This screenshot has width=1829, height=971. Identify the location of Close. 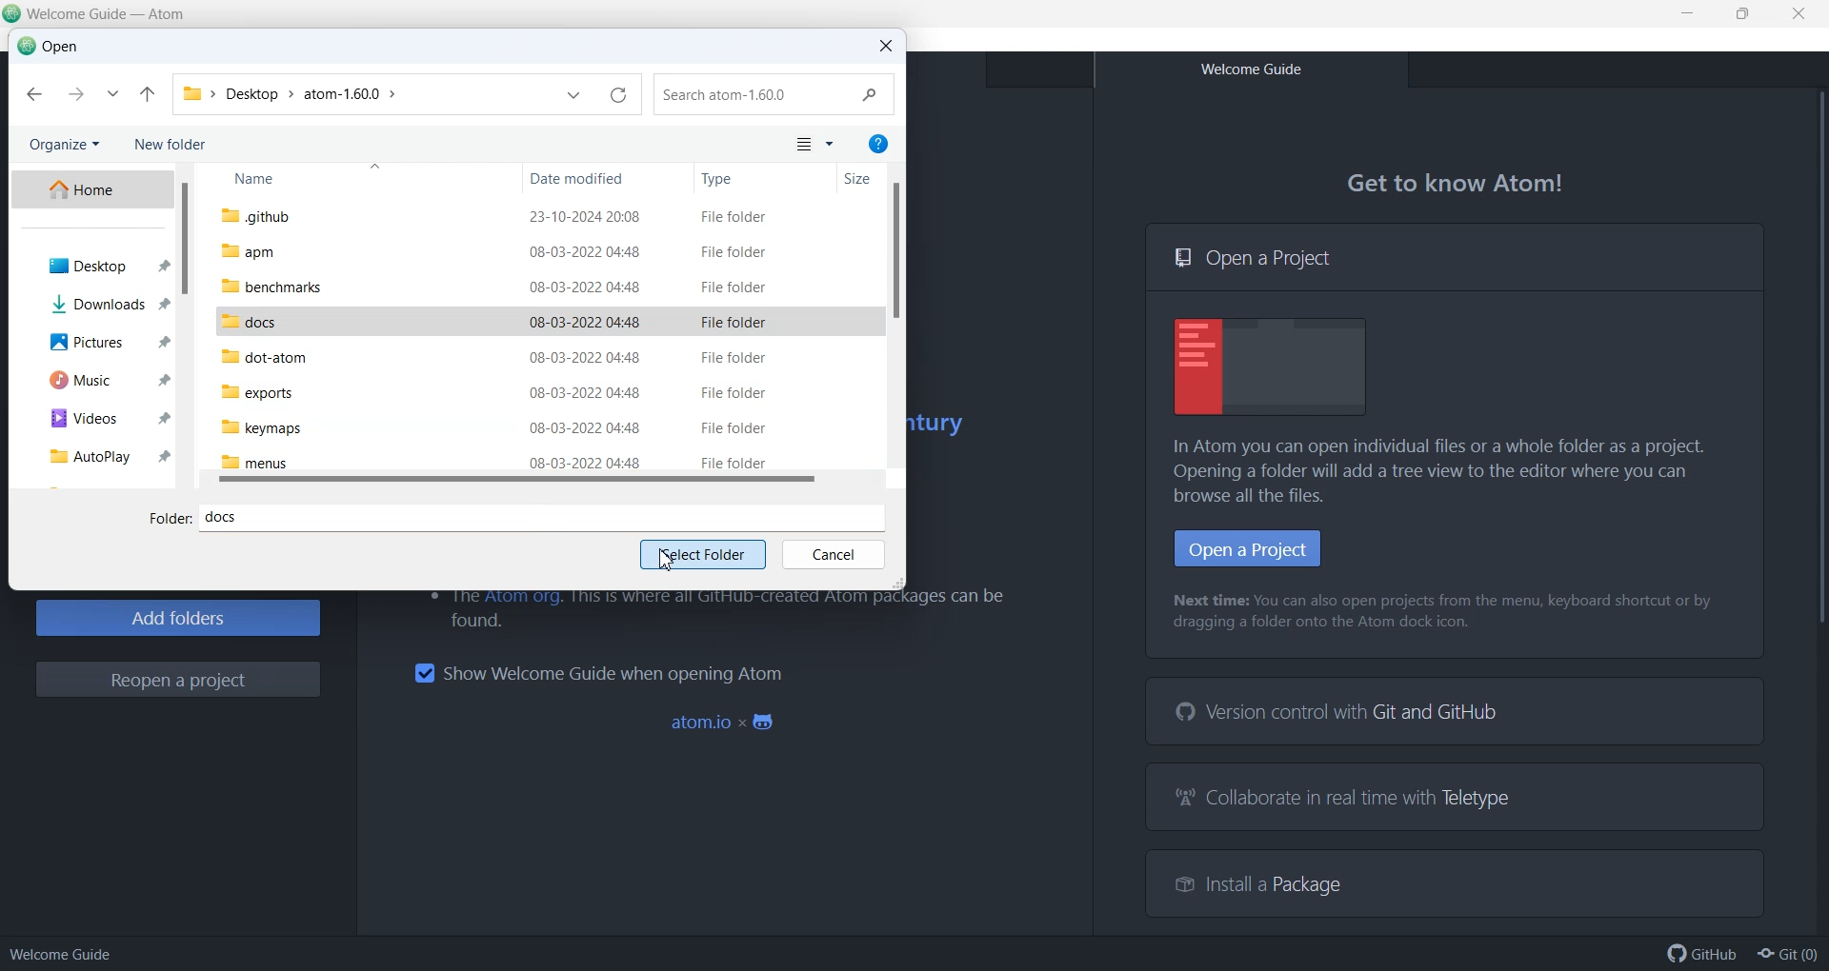
(885, 47).